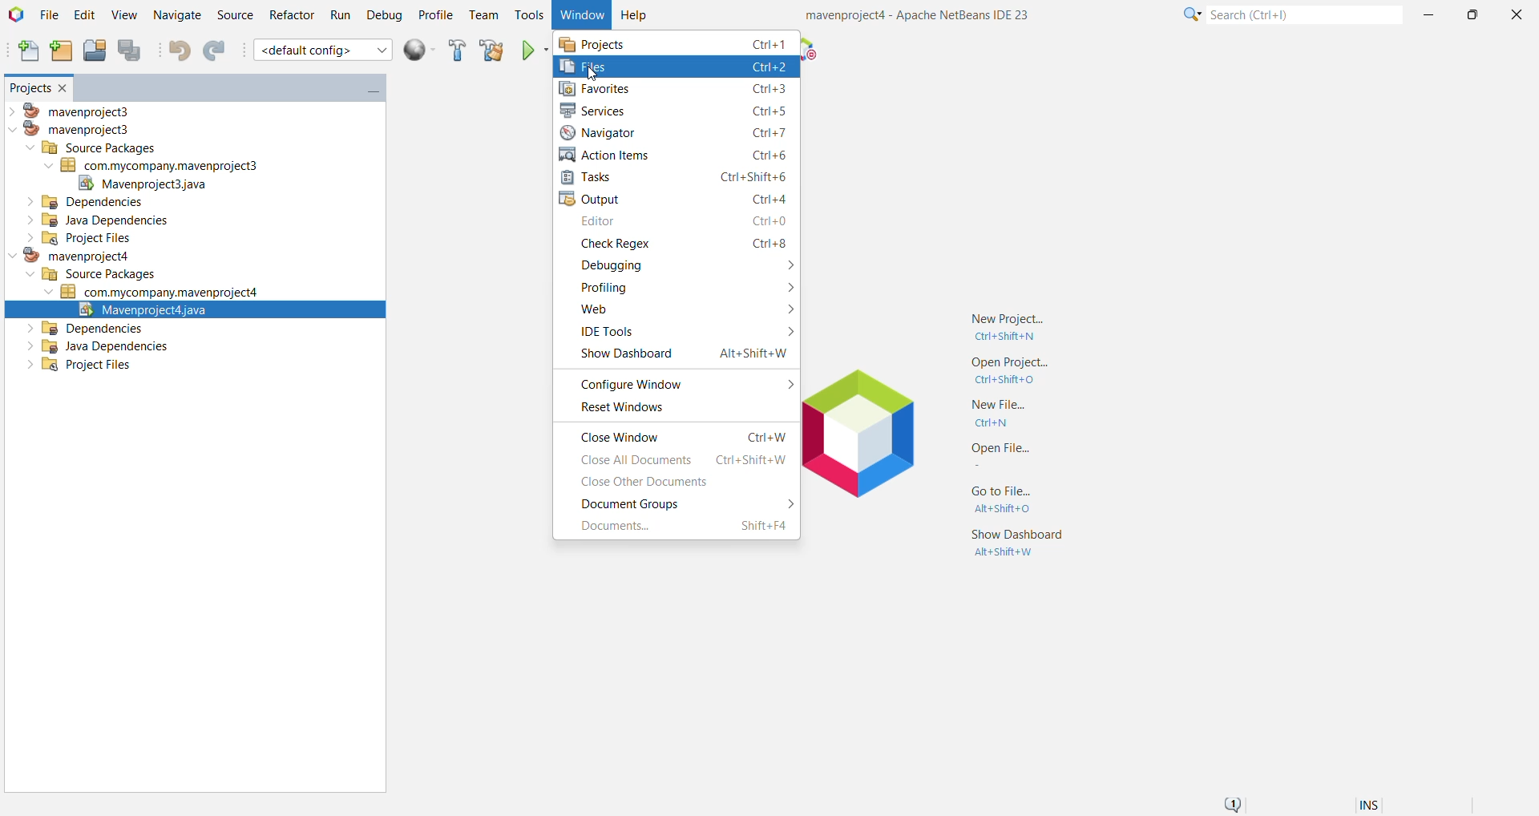  Describe the element at coordinates (87, 329) in the screenshot. I see `Dependencies` at that location.